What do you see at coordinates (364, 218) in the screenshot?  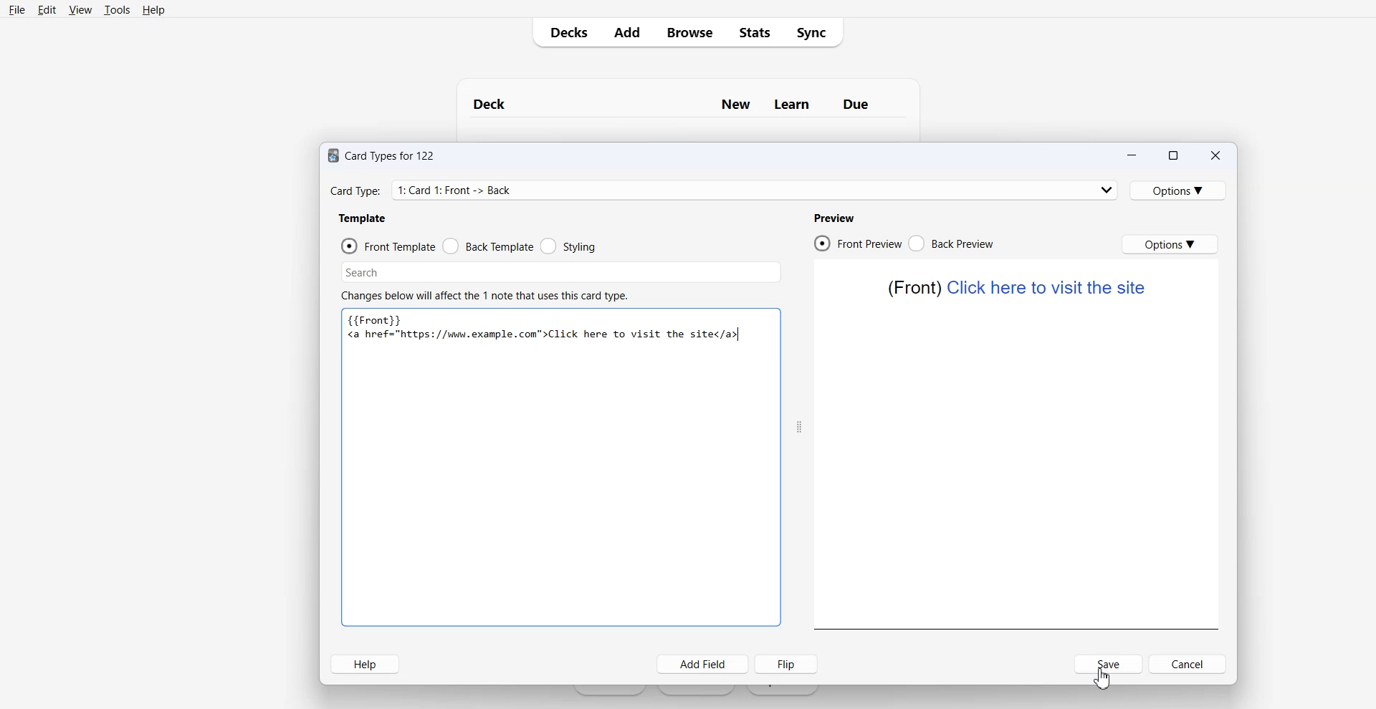 I see `Template ` at bounding box center [364, 218].